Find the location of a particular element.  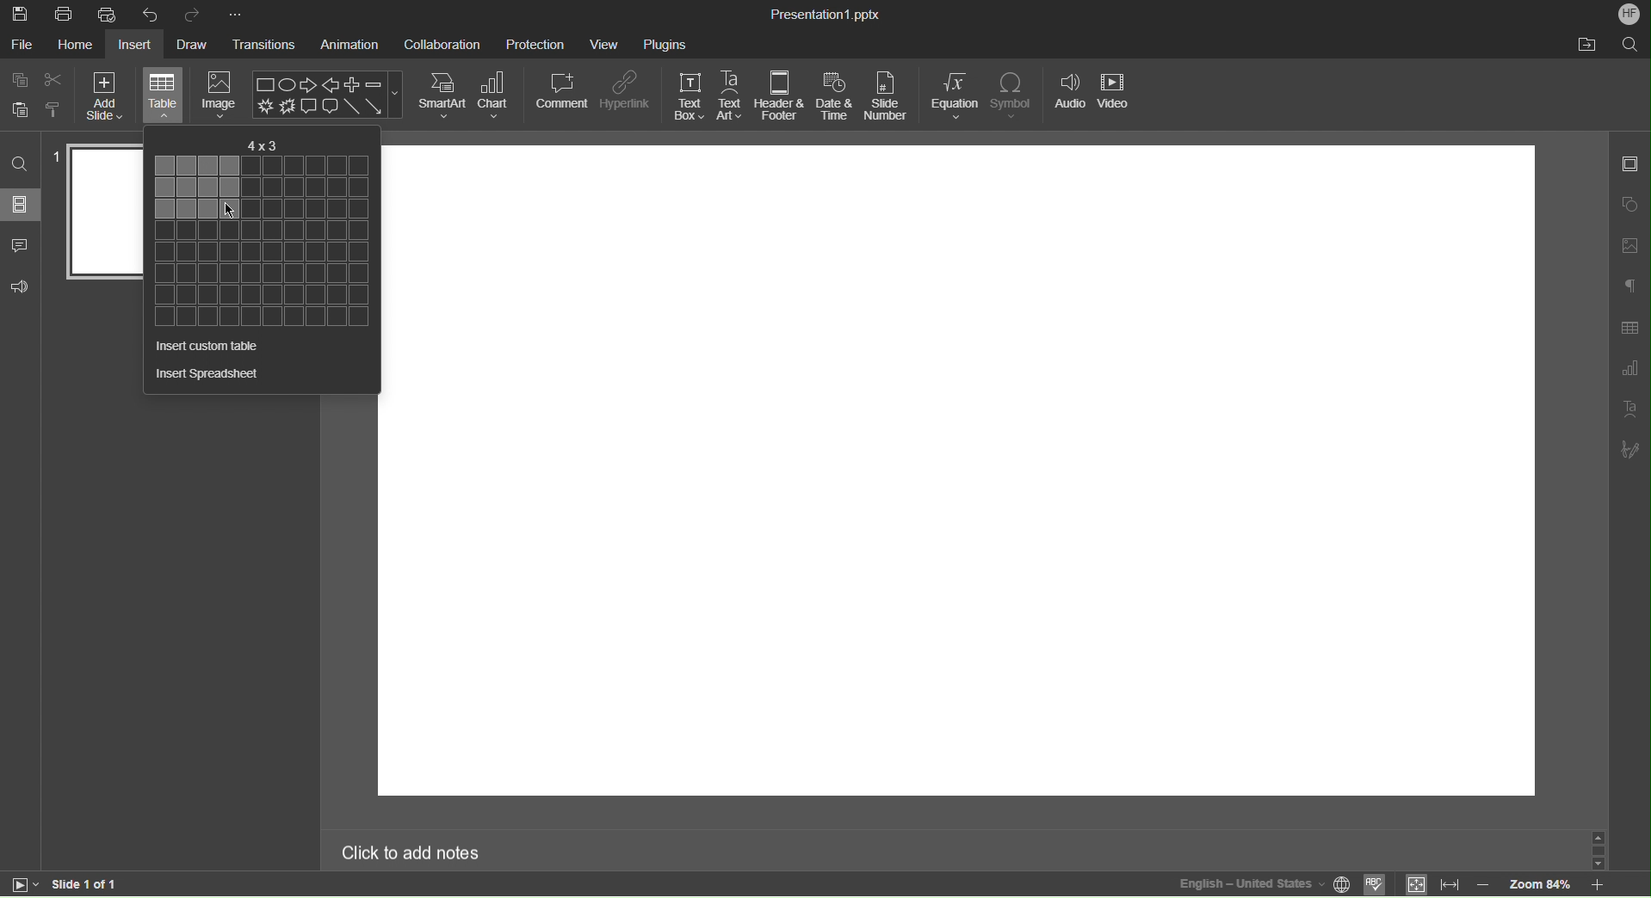

English - United States is located at coordinates (1250, 883).